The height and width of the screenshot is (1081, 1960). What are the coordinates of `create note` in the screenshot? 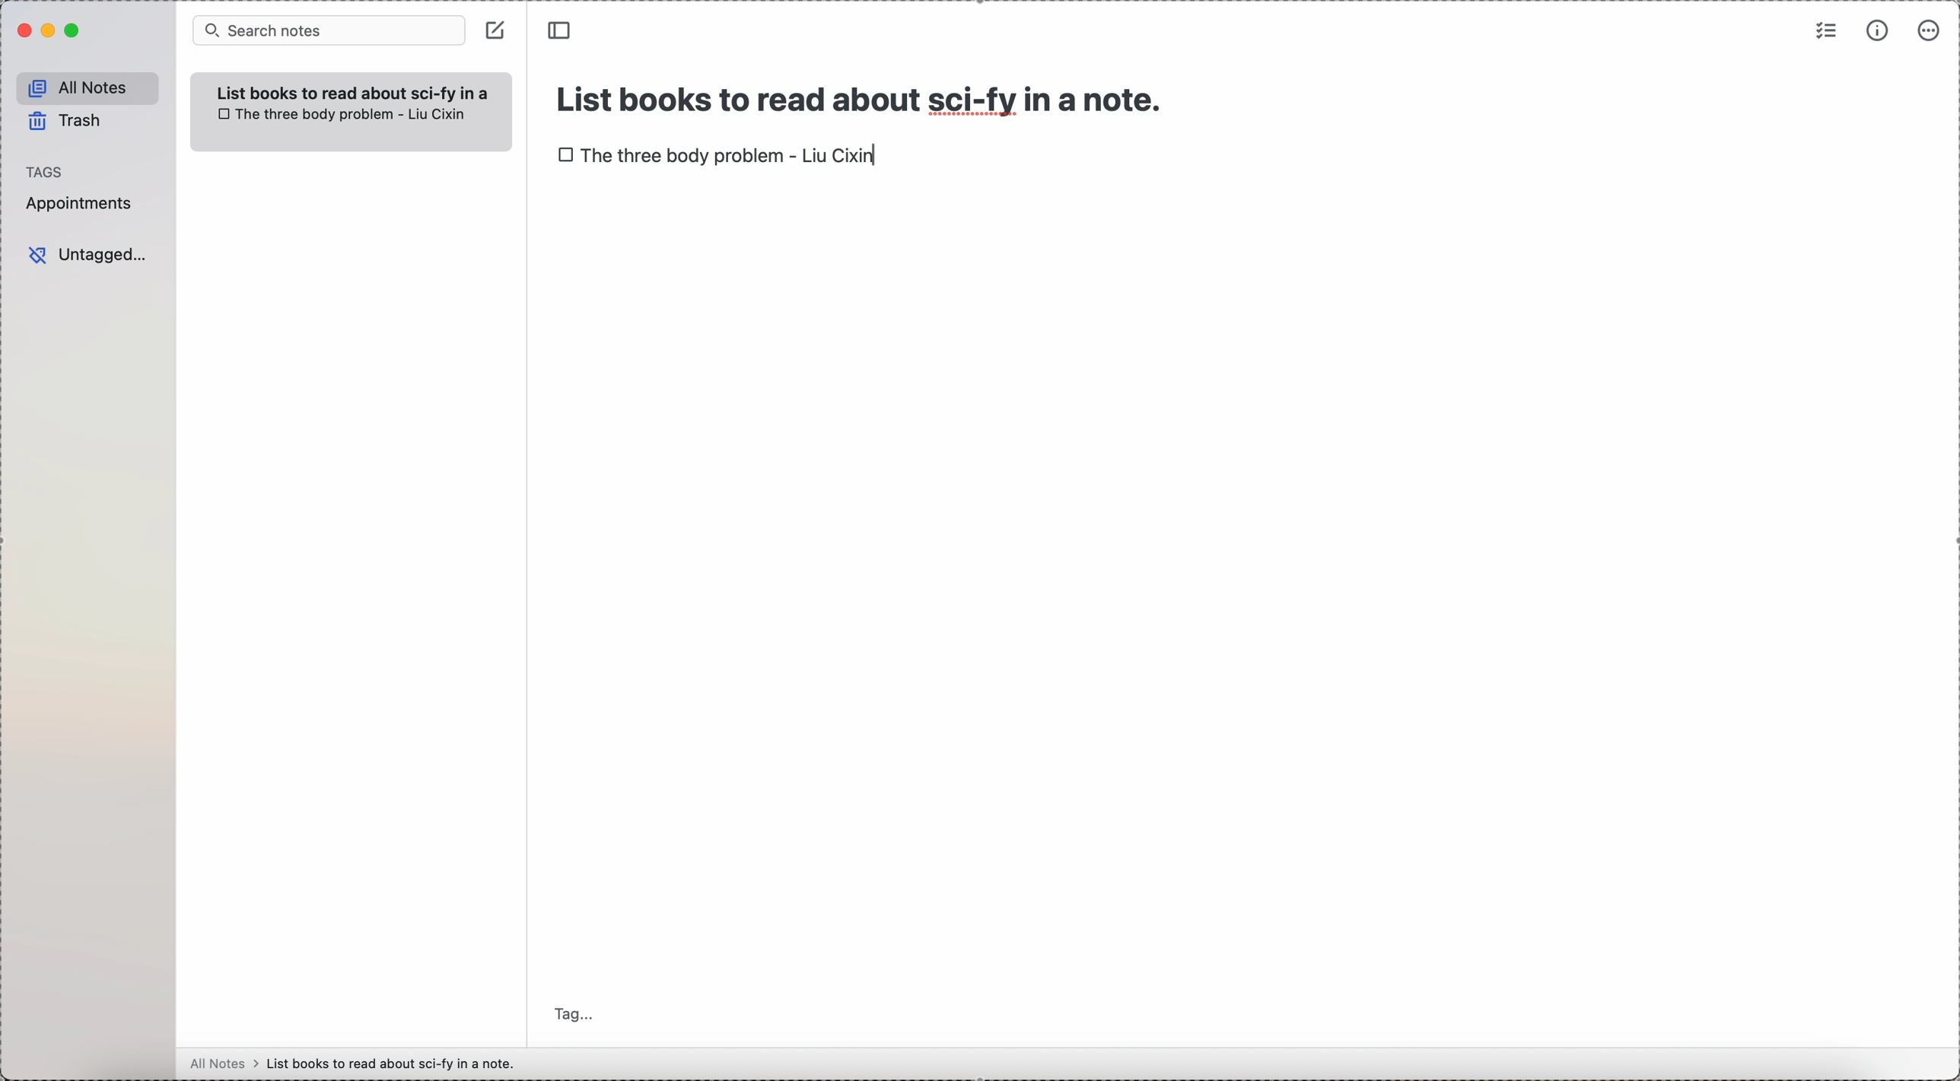 It's located at (495, 30).